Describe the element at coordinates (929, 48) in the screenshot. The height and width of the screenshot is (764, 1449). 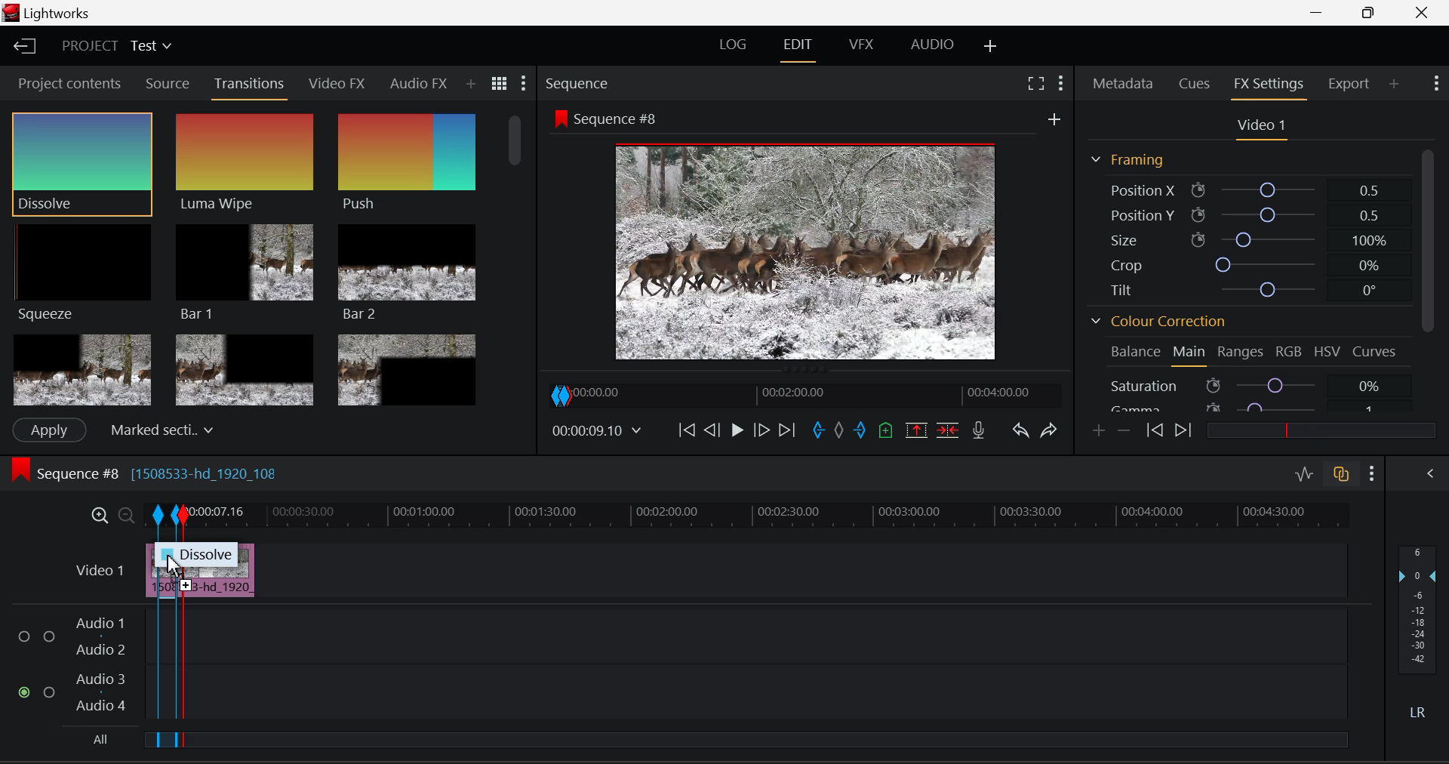
I see `Audio Layout` at that location.